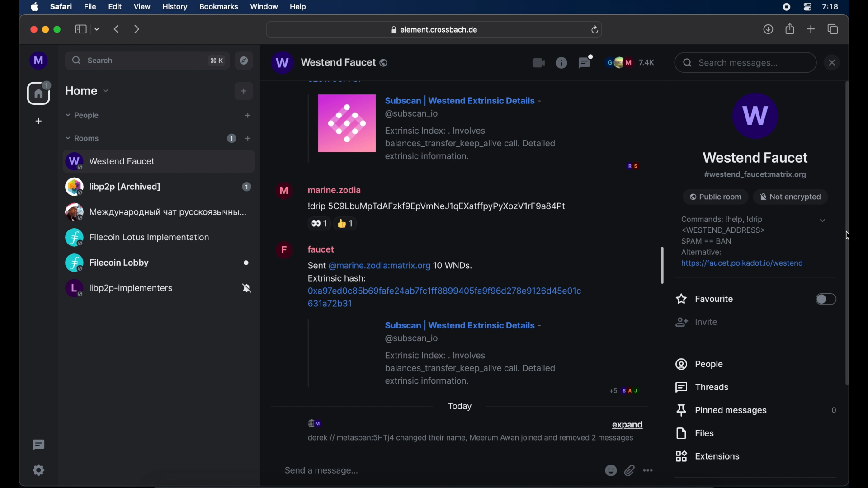 This screenshot has width=868, height=488. Describe the element at coordinates (561, 62) in the screenshot. I see `information` at that location.